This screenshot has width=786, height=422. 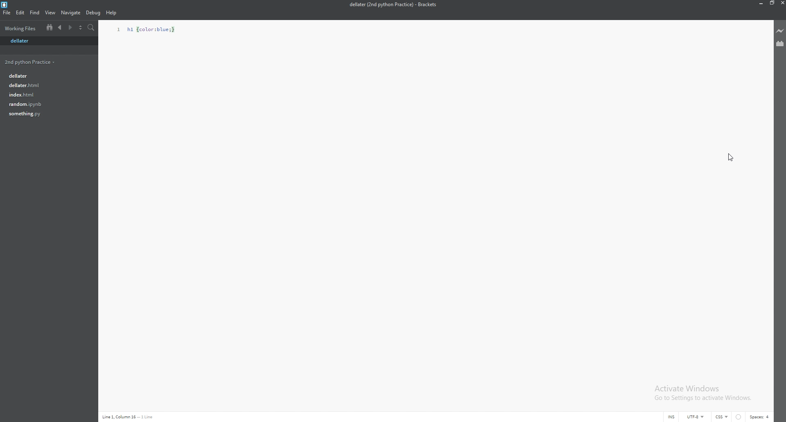 I want to click on help, so click(x=112, y=13).